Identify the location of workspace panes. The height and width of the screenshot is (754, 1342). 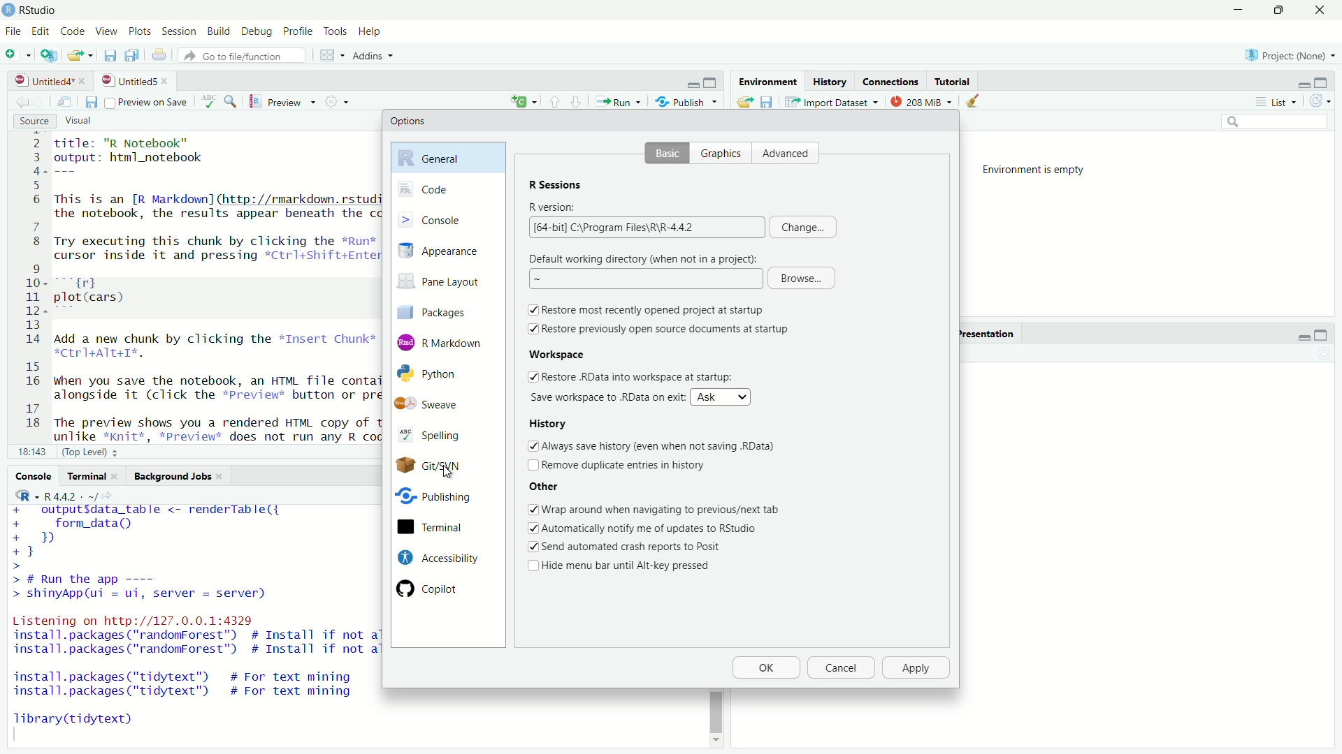
(333, 55).